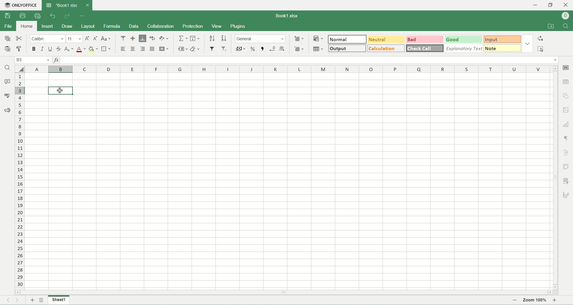  Describe the element at coordinates (195, 38) in the screenshot. I see `fill` at that location.